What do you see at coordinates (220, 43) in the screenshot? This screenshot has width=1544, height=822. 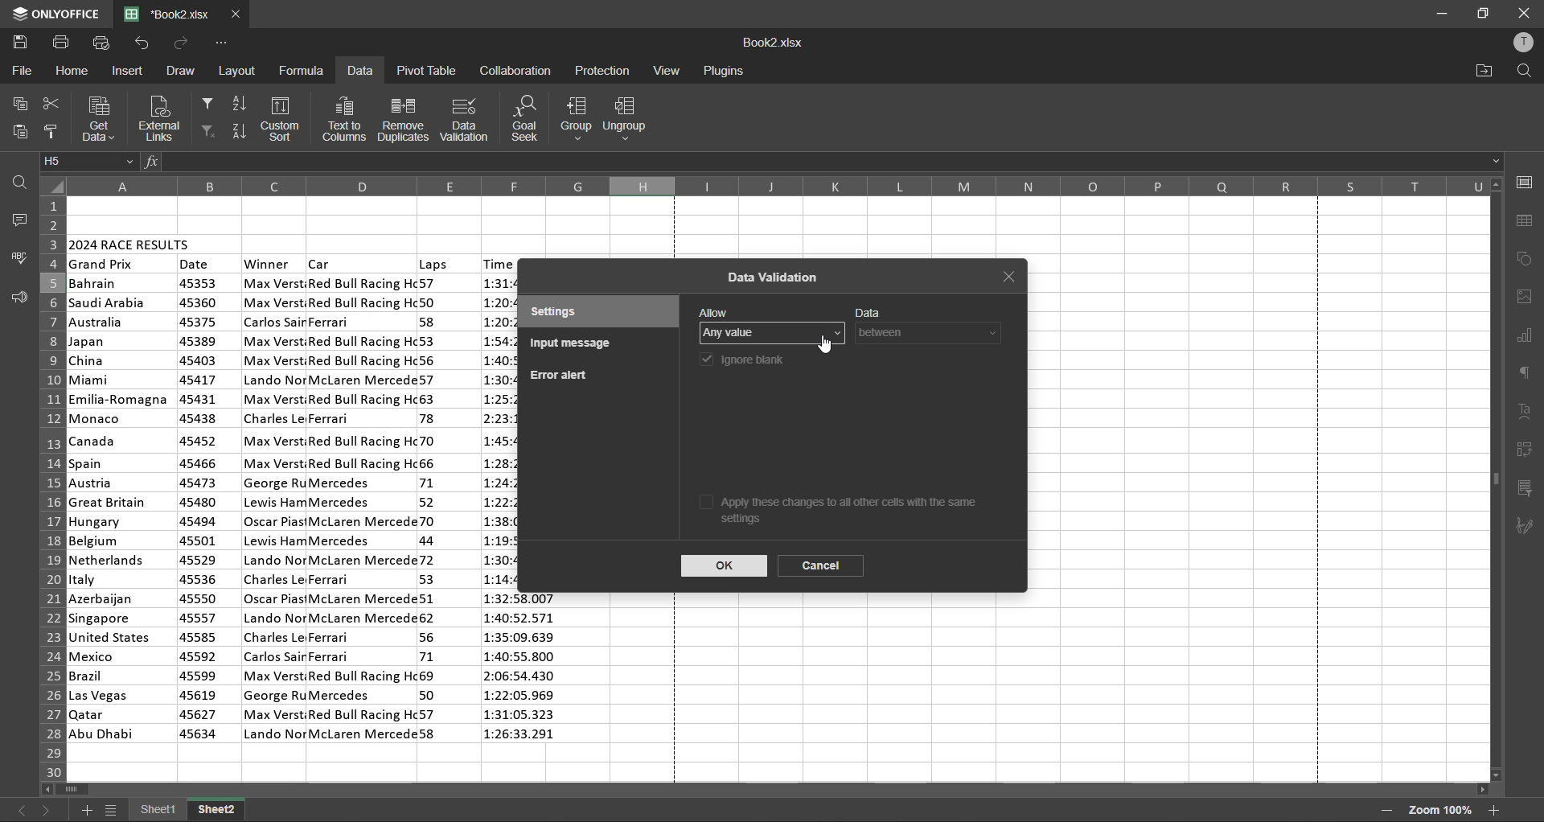 I see `customize quick access toolbar` at bounding box center [220, 43].